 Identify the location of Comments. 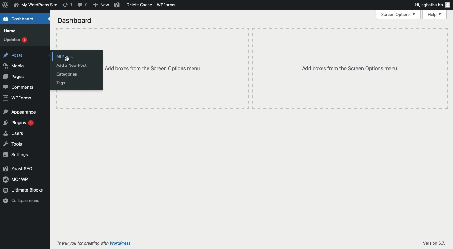
(21, 88).